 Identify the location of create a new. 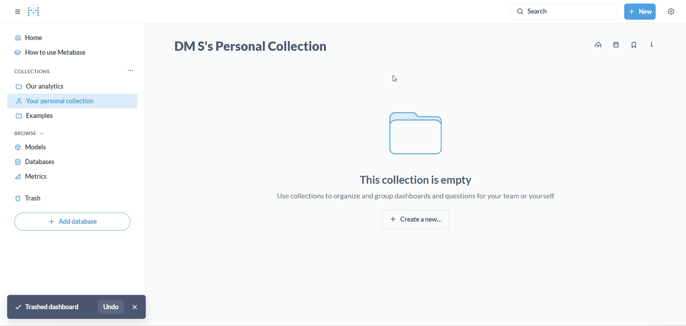
(418, 220).